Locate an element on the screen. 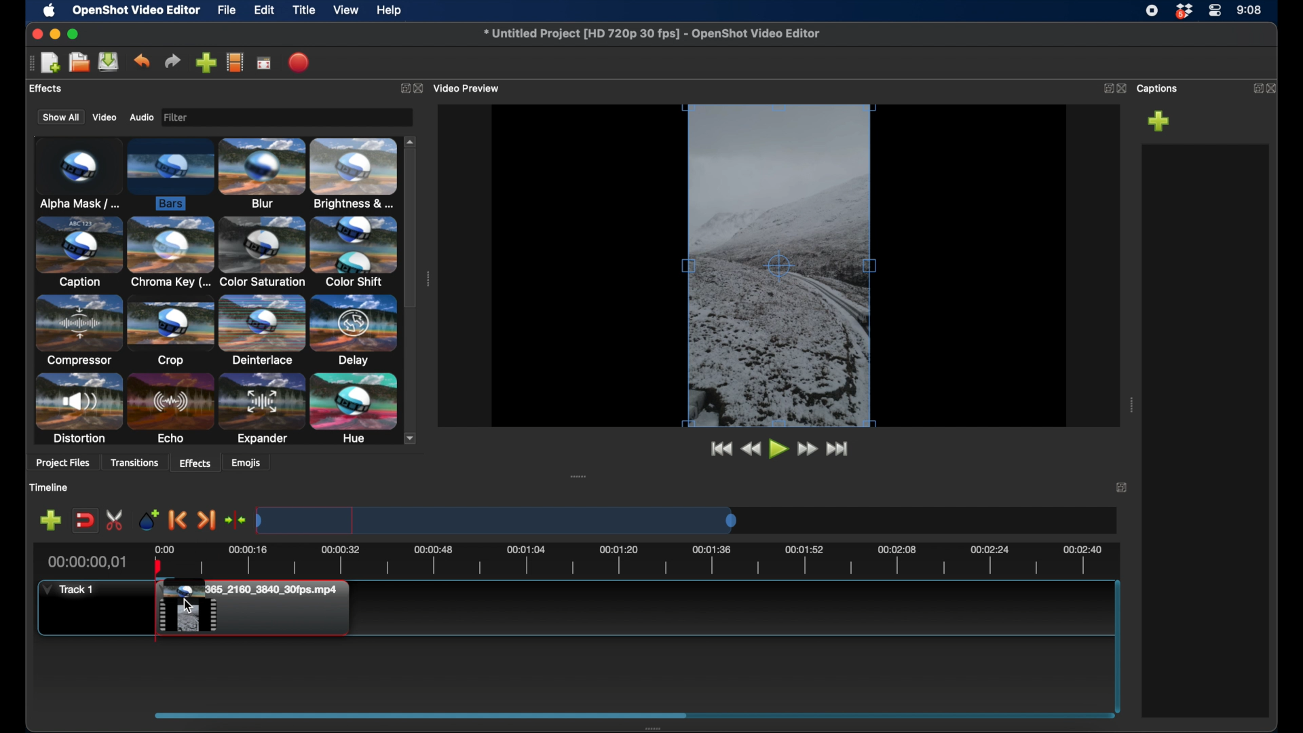 The width and height of the screenshot is (1303, 733). undo is located at coordinates (143, 60).